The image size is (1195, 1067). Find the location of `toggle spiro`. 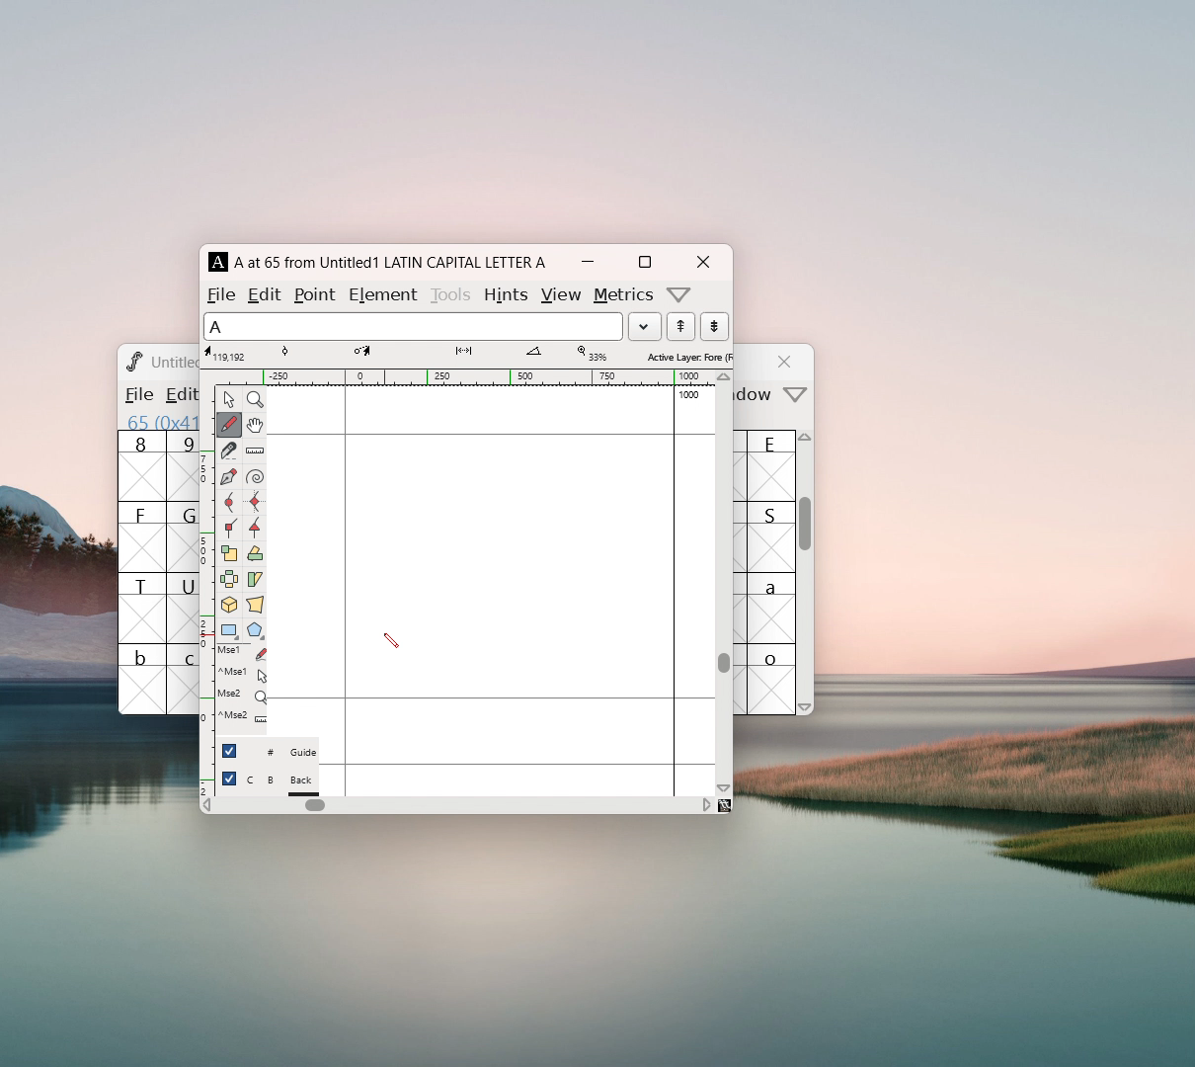

toggle spiro is located at coordinates (255, 477).